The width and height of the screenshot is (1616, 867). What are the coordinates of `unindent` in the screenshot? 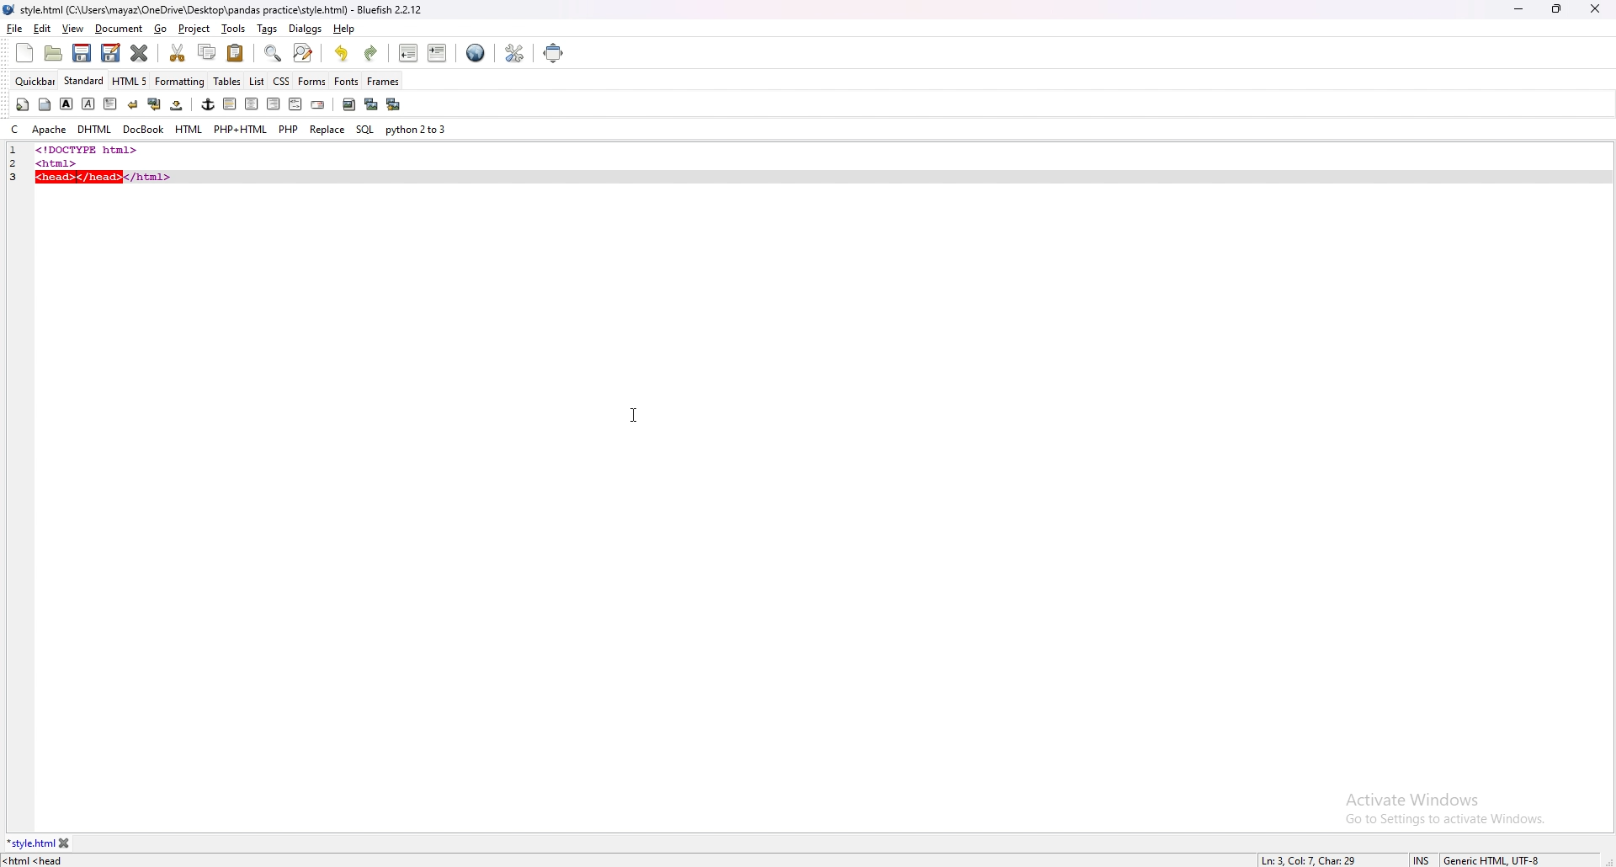 It's located at (409, 53).